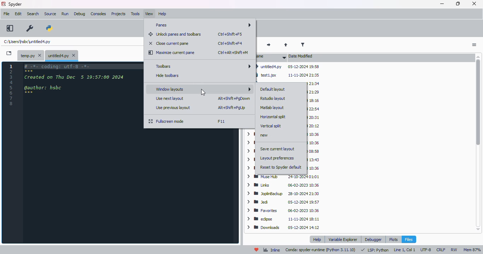 The width and height of the screenshot is (483, 254). What do you see at coordinates (168, 75) in the screenshot?
I see `hide toolbars` at bounding box center [168, 75].